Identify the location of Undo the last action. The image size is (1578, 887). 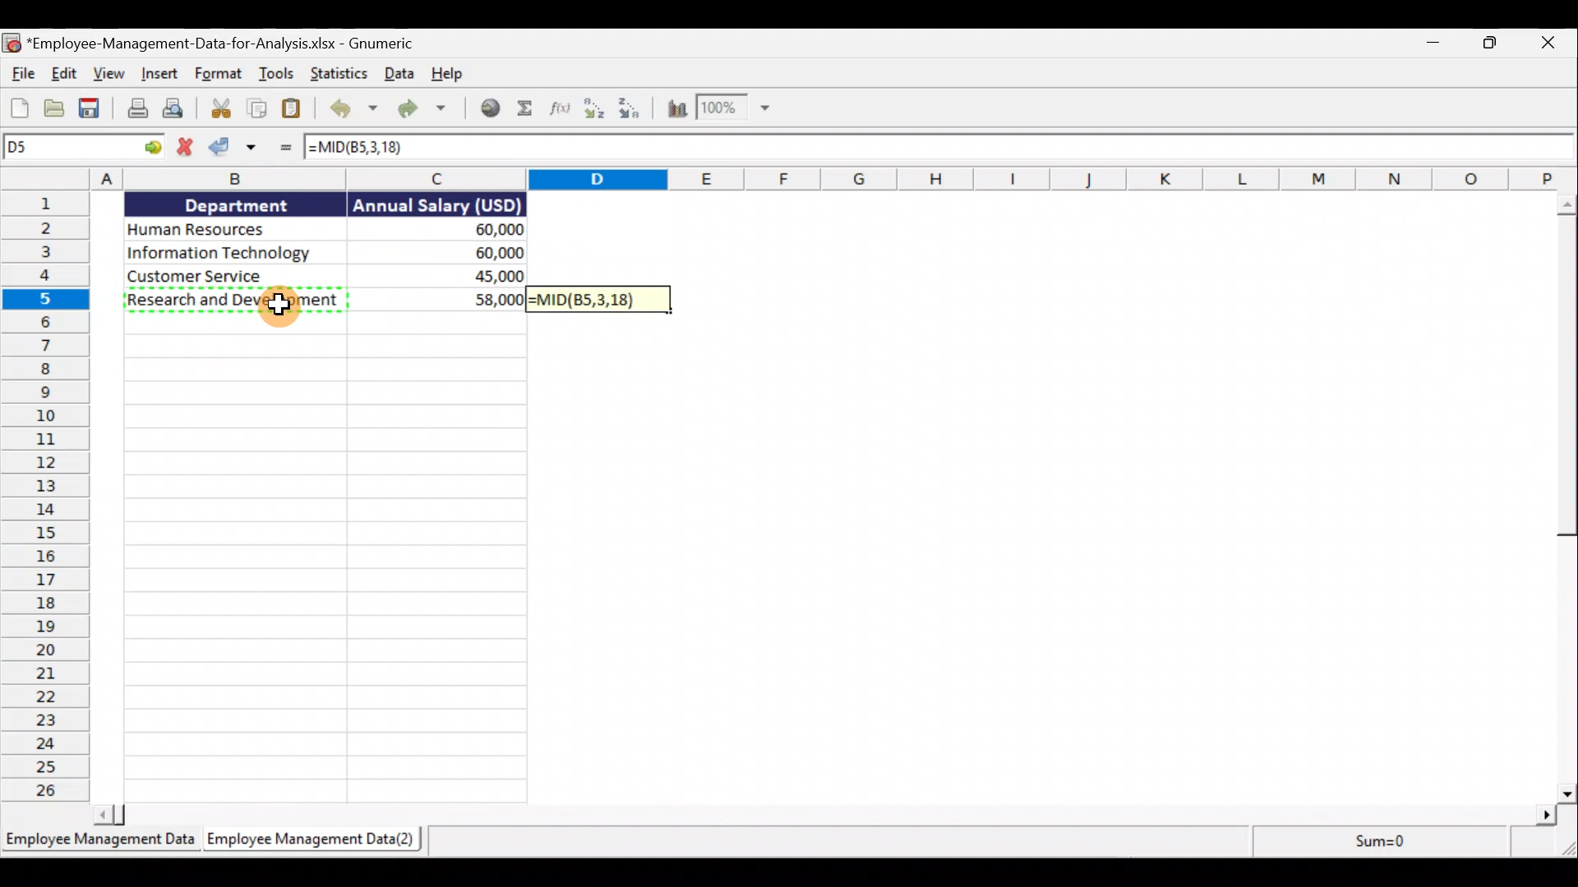
(351, 108).